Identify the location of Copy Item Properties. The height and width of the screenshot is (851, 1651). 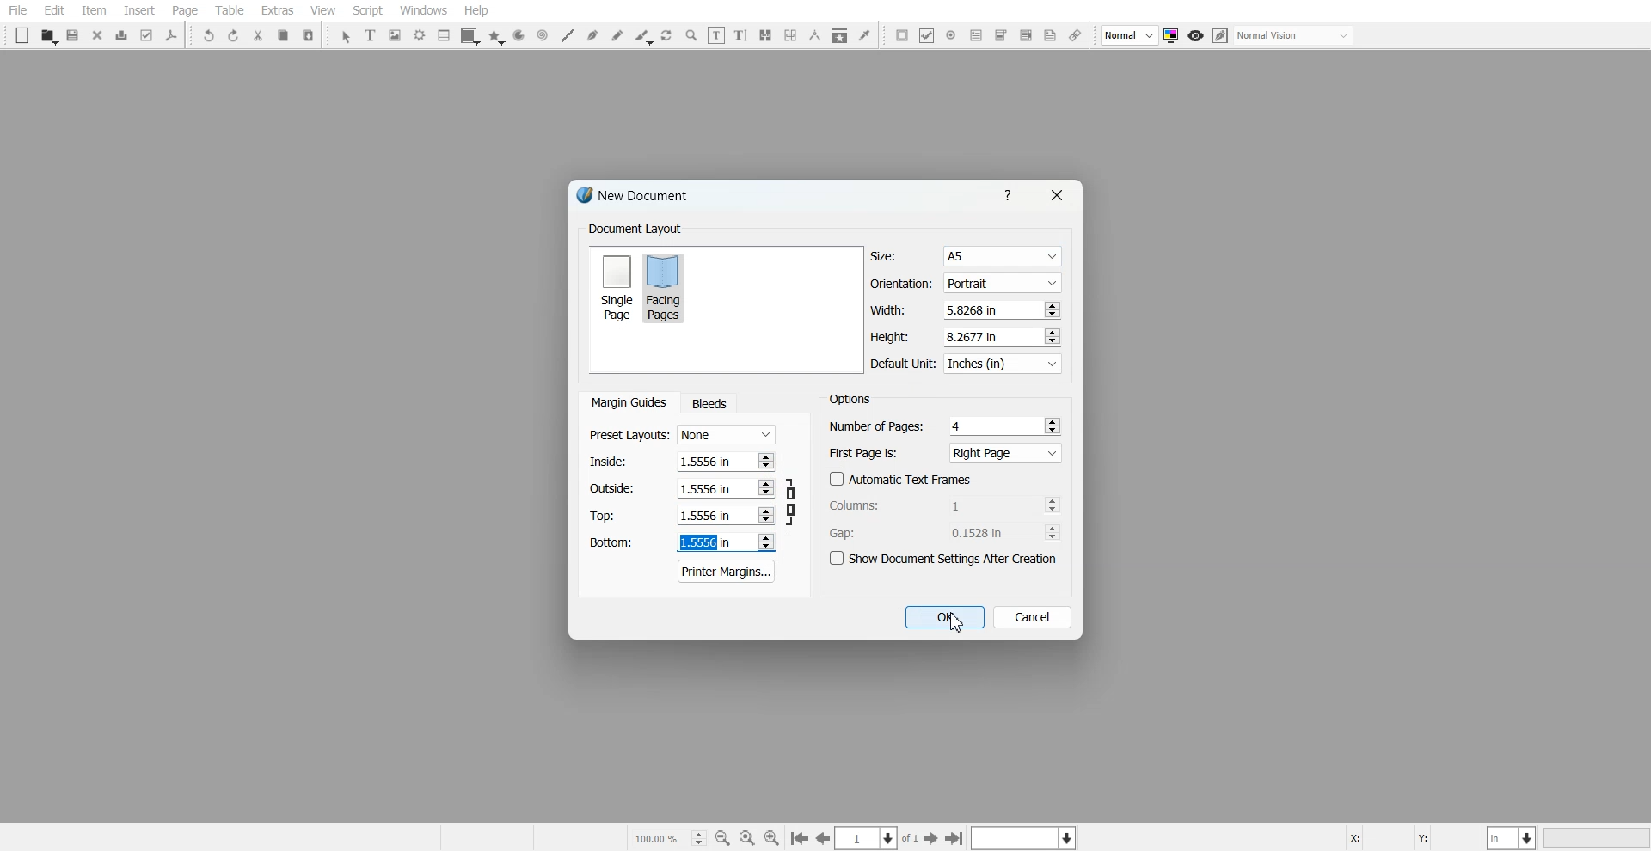
(840, 35).